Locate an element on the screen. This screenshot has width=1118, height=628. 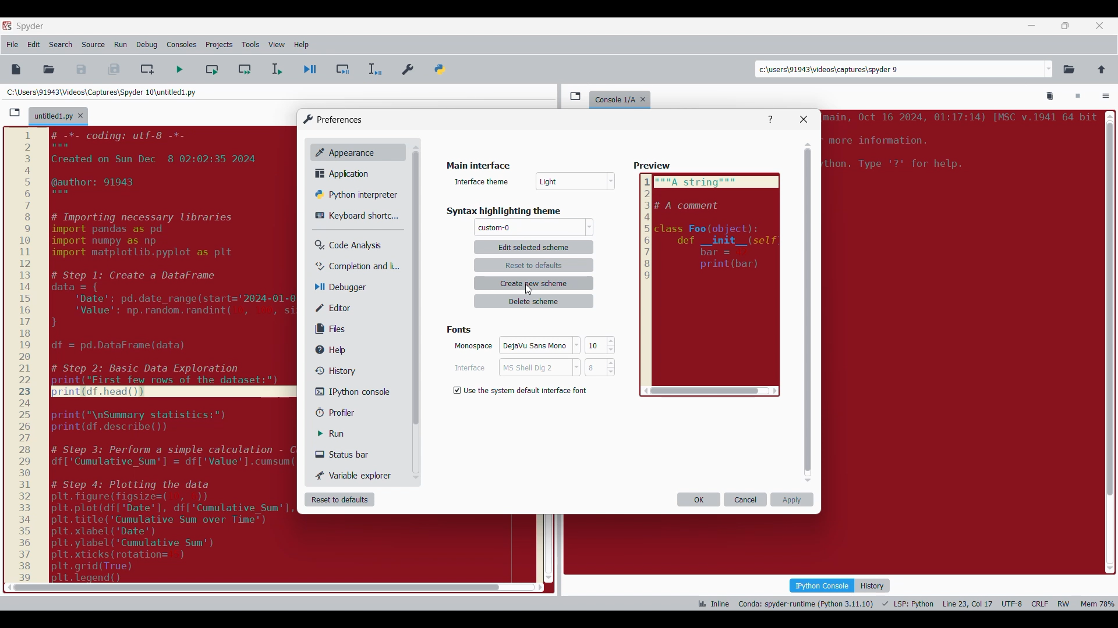
Run menu is located at coordinates (121, 45).